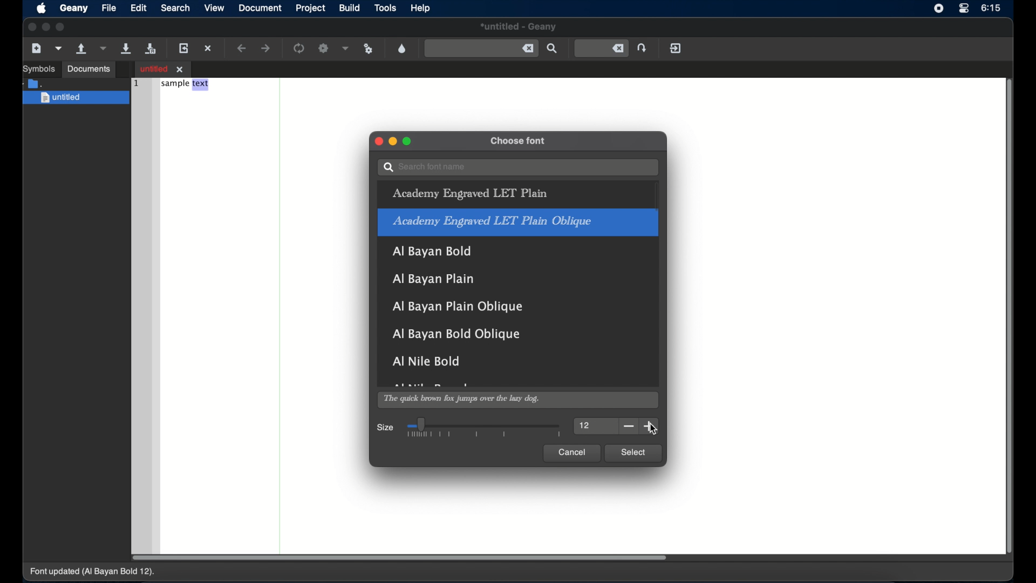  What do you see at coordinates (214, 9) in the screenshot?
I see `view` at bounding box center [214, 9].